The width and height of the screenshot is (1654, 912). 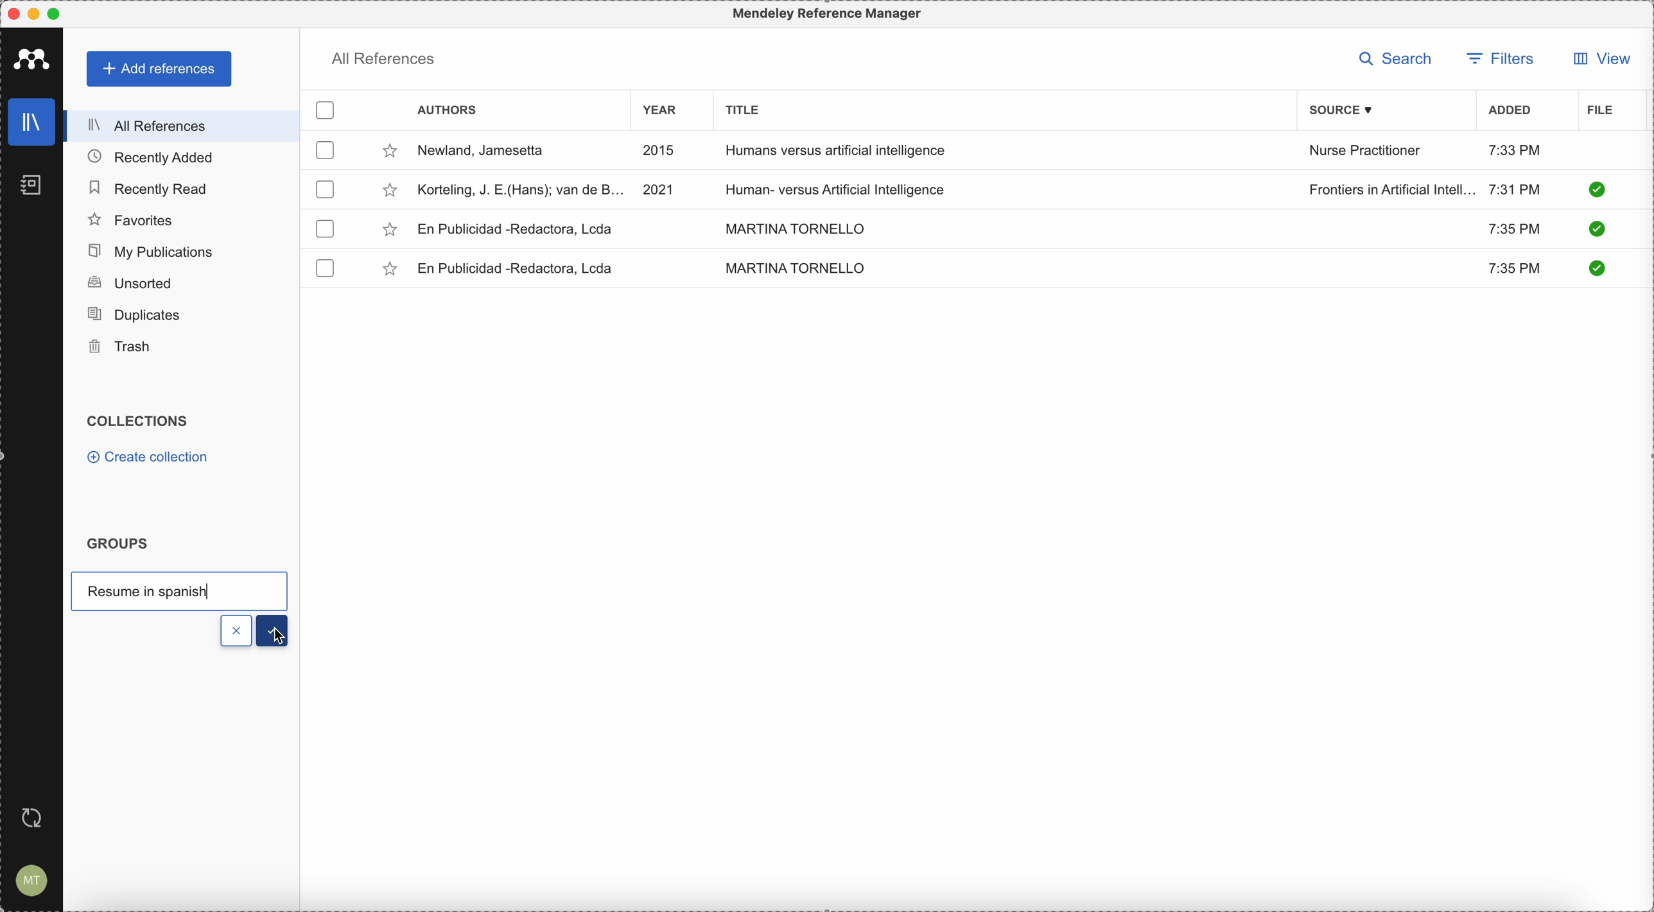 What do you see at coordinates (520, 268) in the screenshot?
I see `En Publicidad-Redactora, Lcda` at bounding box center [520, 268].